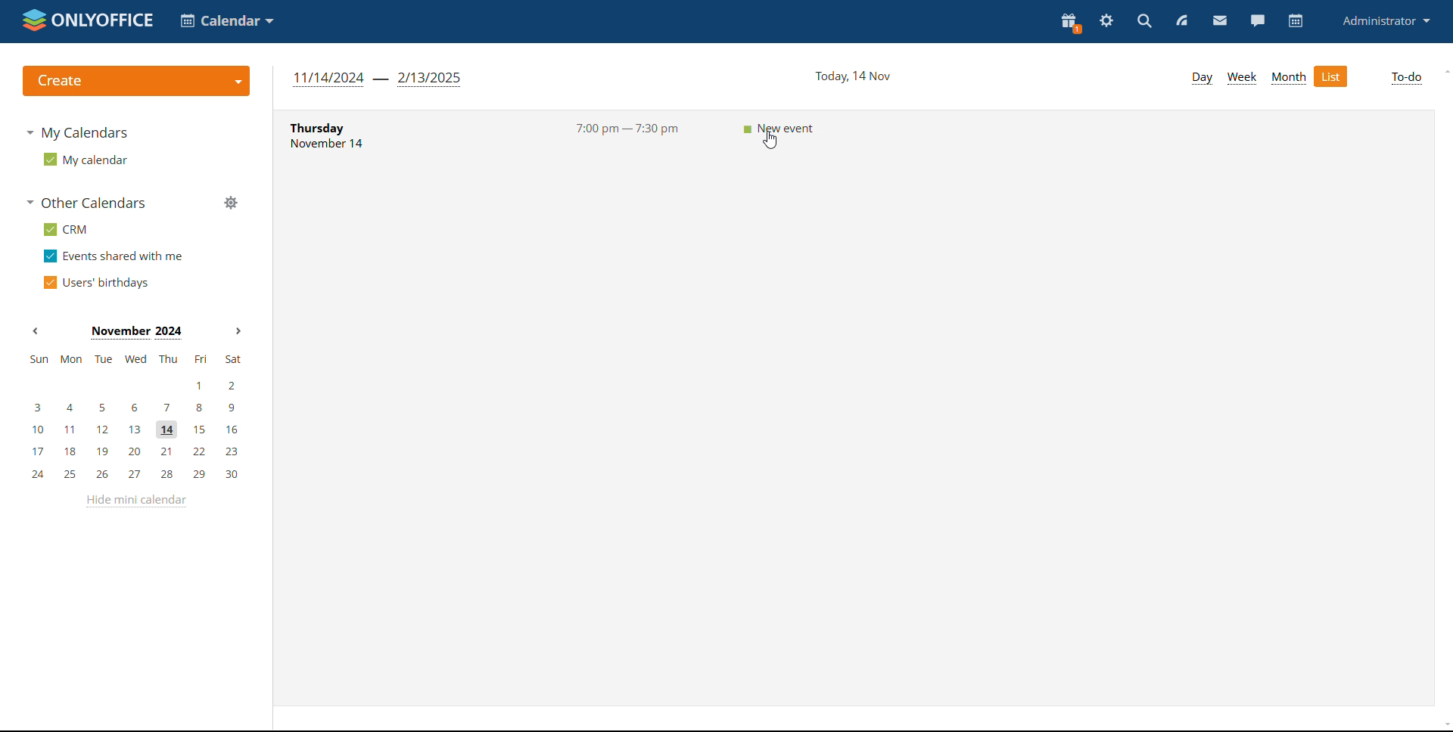  I want to click on my calendar, so click(86, 159).